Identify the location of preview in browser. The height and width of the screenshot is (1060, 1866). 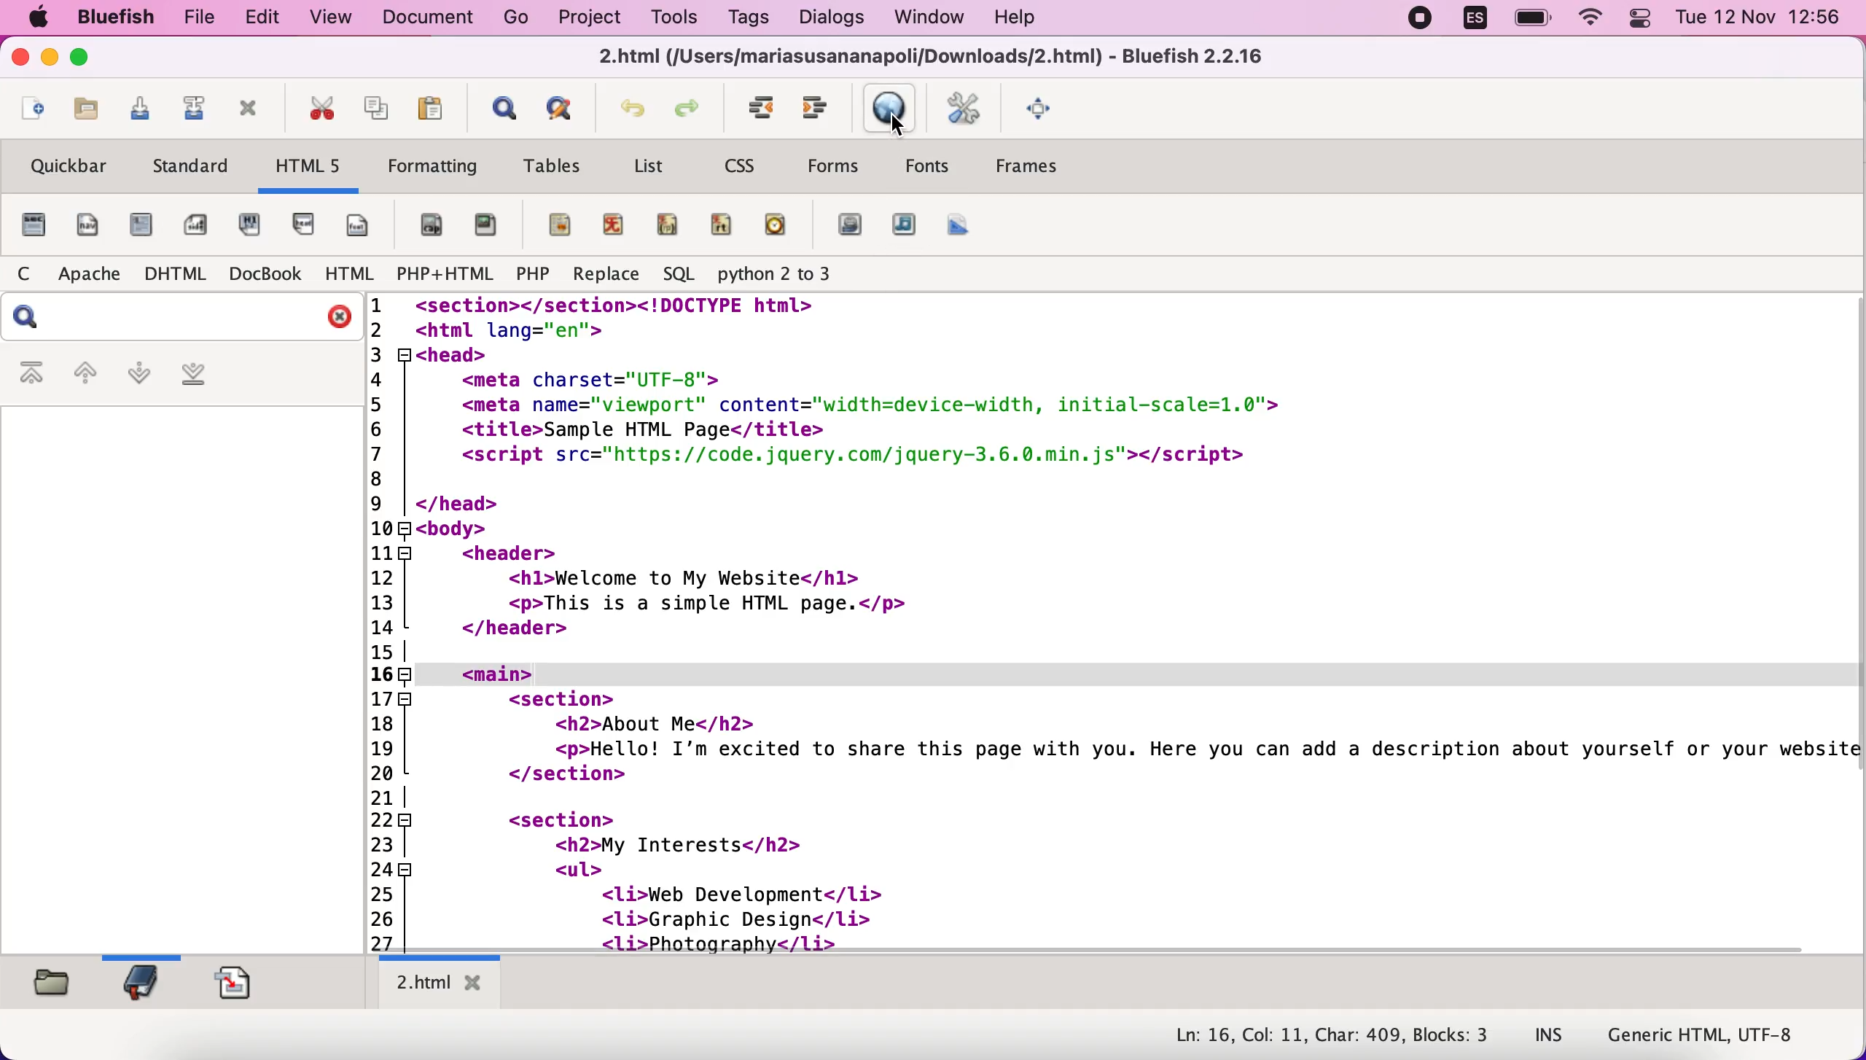
(886, 109).